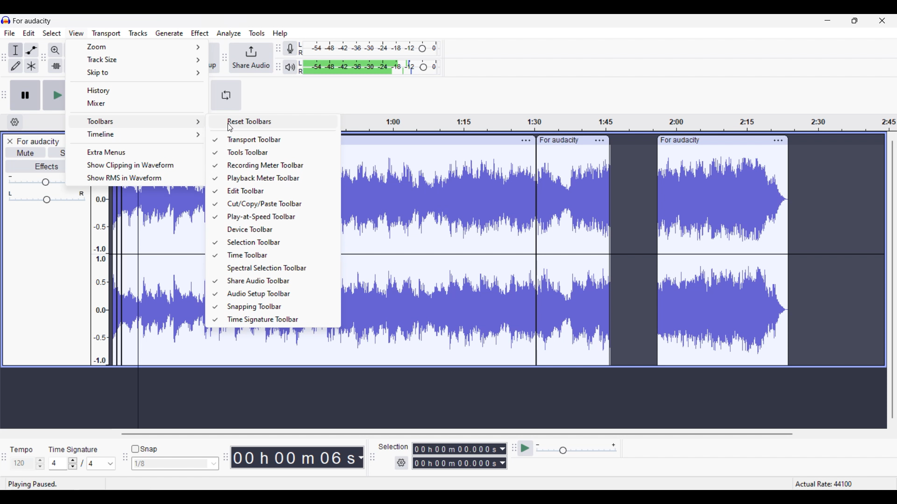  Describe the element at coordinates (137, 90) in the screenshot. I see `History` at that location.